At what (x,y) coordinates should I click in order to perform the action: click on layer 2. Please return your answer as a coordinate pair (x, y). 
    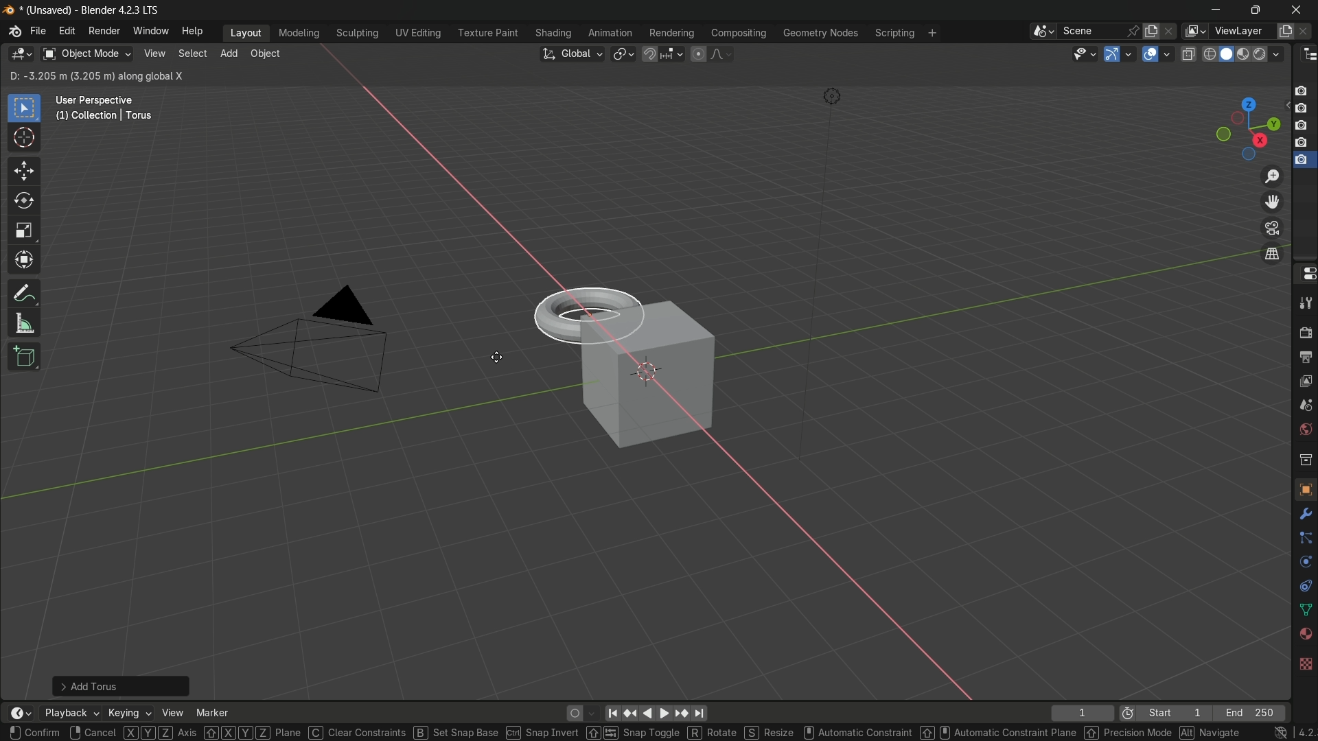
    Looking at the image, I should click on (1300, 108).